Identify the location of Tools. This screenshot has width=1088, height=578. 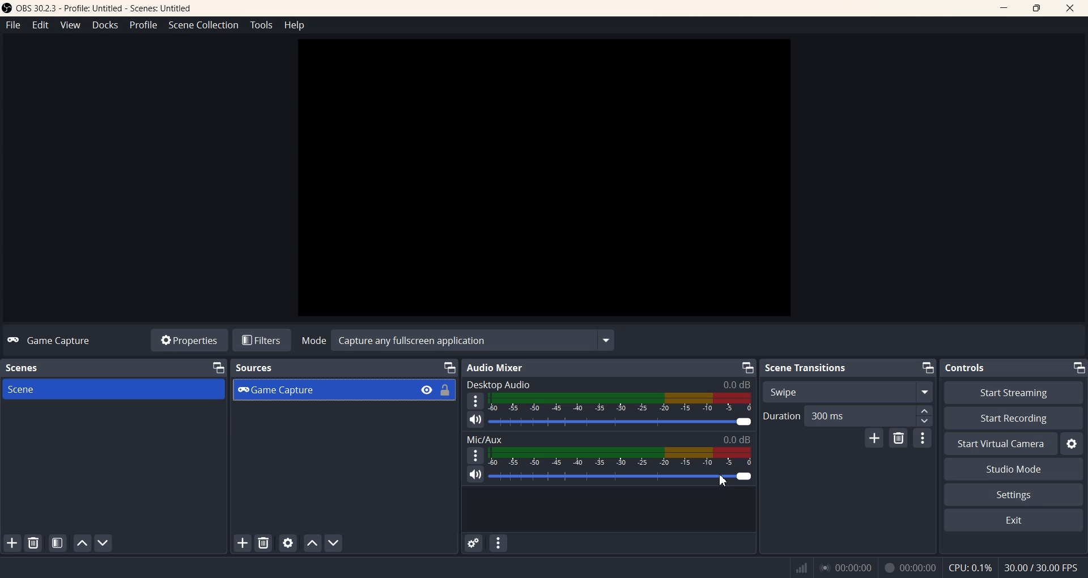
(261, 25).